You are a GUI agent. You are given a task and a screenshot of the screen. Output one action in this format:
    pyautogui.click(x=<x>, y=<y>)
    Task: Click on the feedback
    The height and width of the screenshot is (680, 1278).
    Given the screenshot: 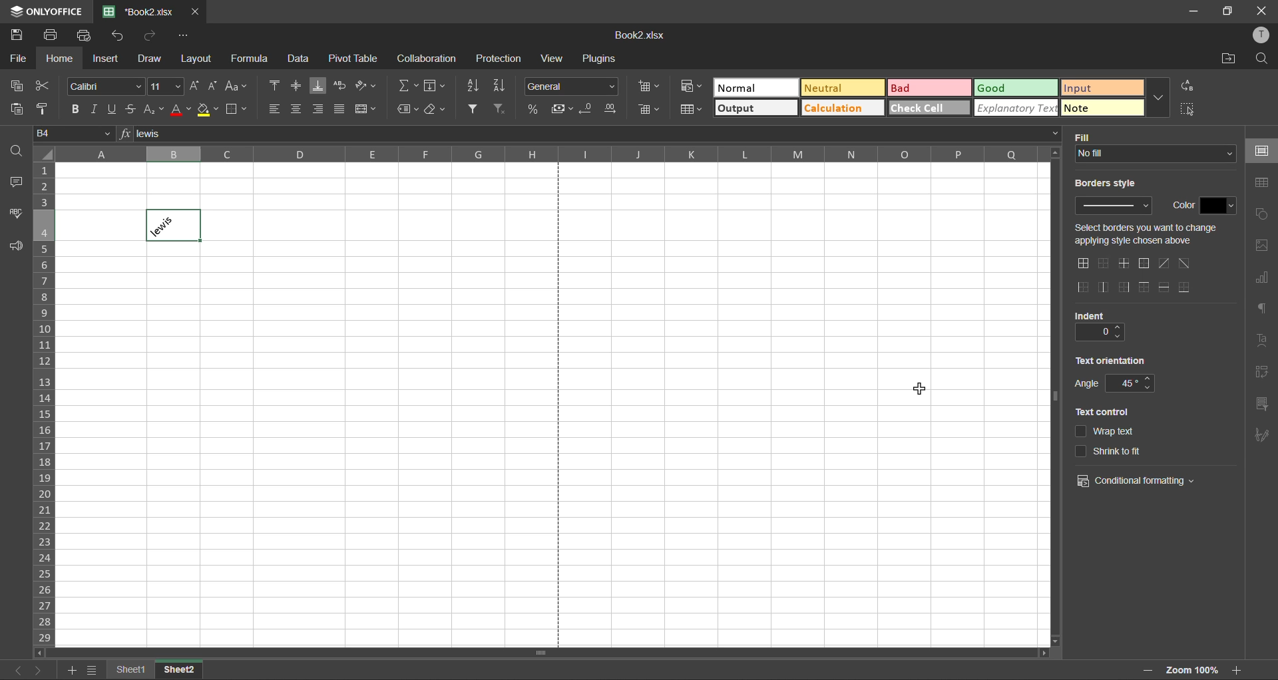 What is the action you would take?
    pyautogui.click(x=16, y=246)
    